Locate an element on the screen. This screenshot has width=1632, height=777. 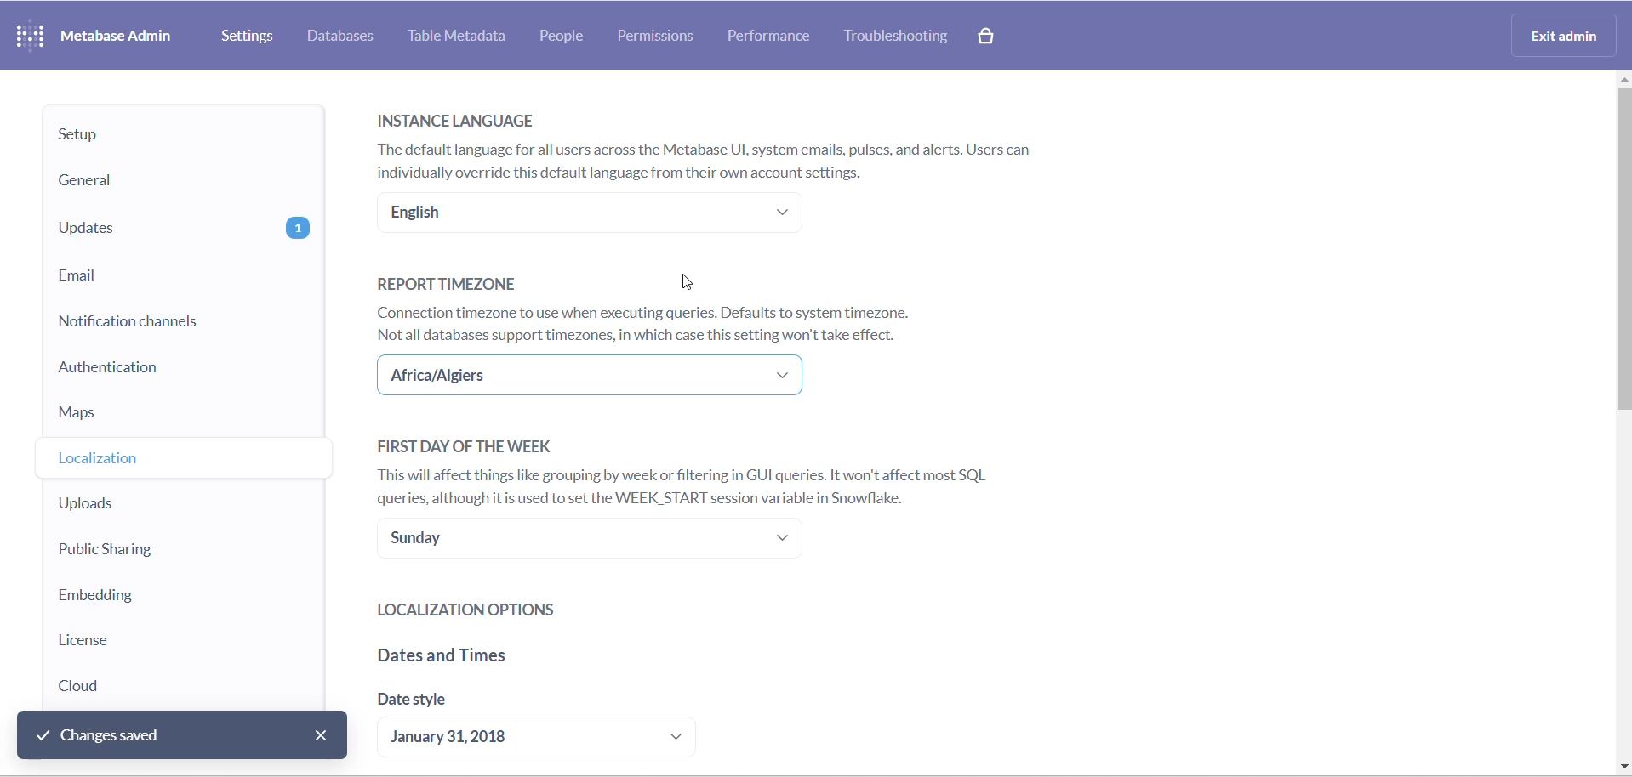
TABLE METADATA is located at coordinates (461, 37).